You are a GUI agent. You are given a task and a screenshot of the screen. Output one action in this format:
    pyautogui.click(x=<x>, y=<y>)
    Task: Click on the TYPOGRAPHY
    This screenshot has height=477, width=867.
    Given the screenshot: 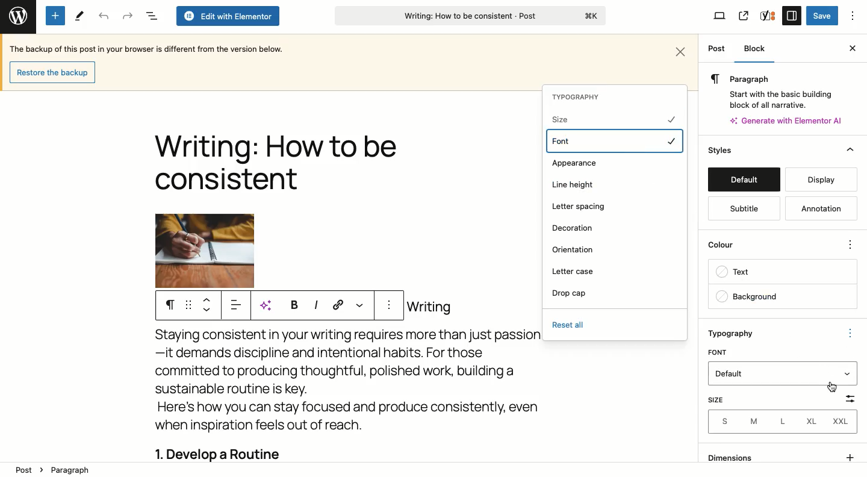 What is the action you would take?
    pyautogui.click(x=579, y=97)
    